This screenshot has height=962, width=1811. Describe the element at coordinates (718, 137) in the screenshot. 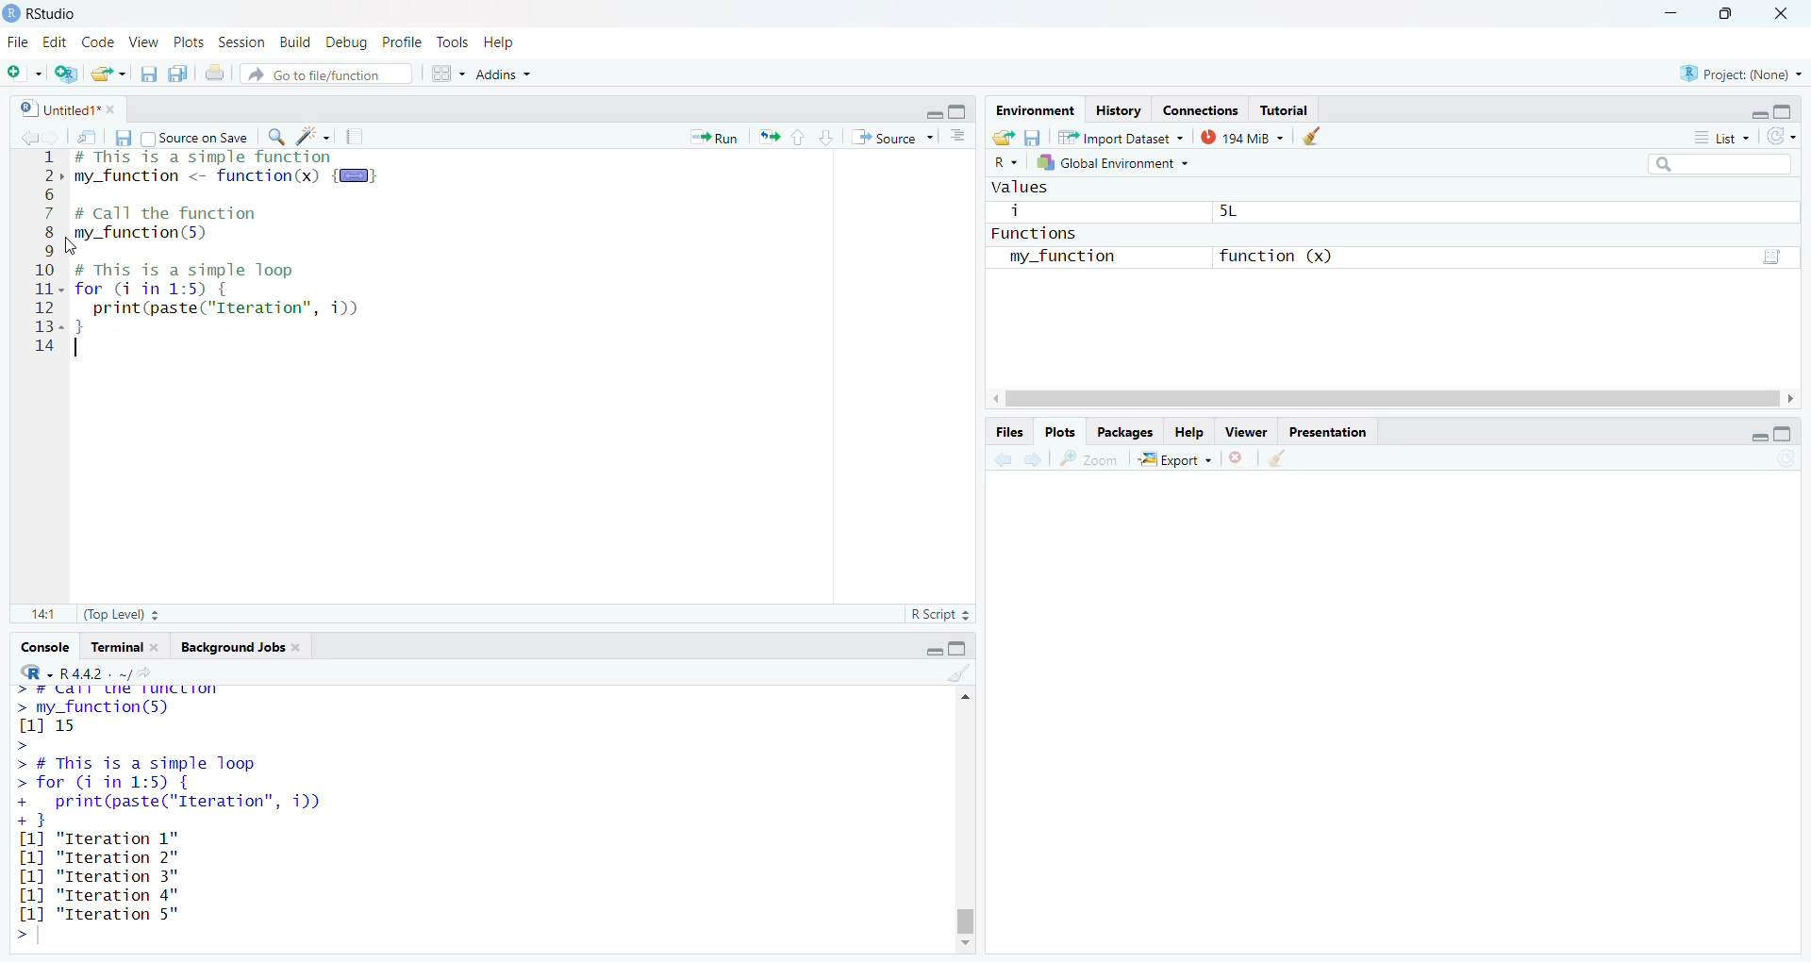

I see `run the current line or selection` at that location.